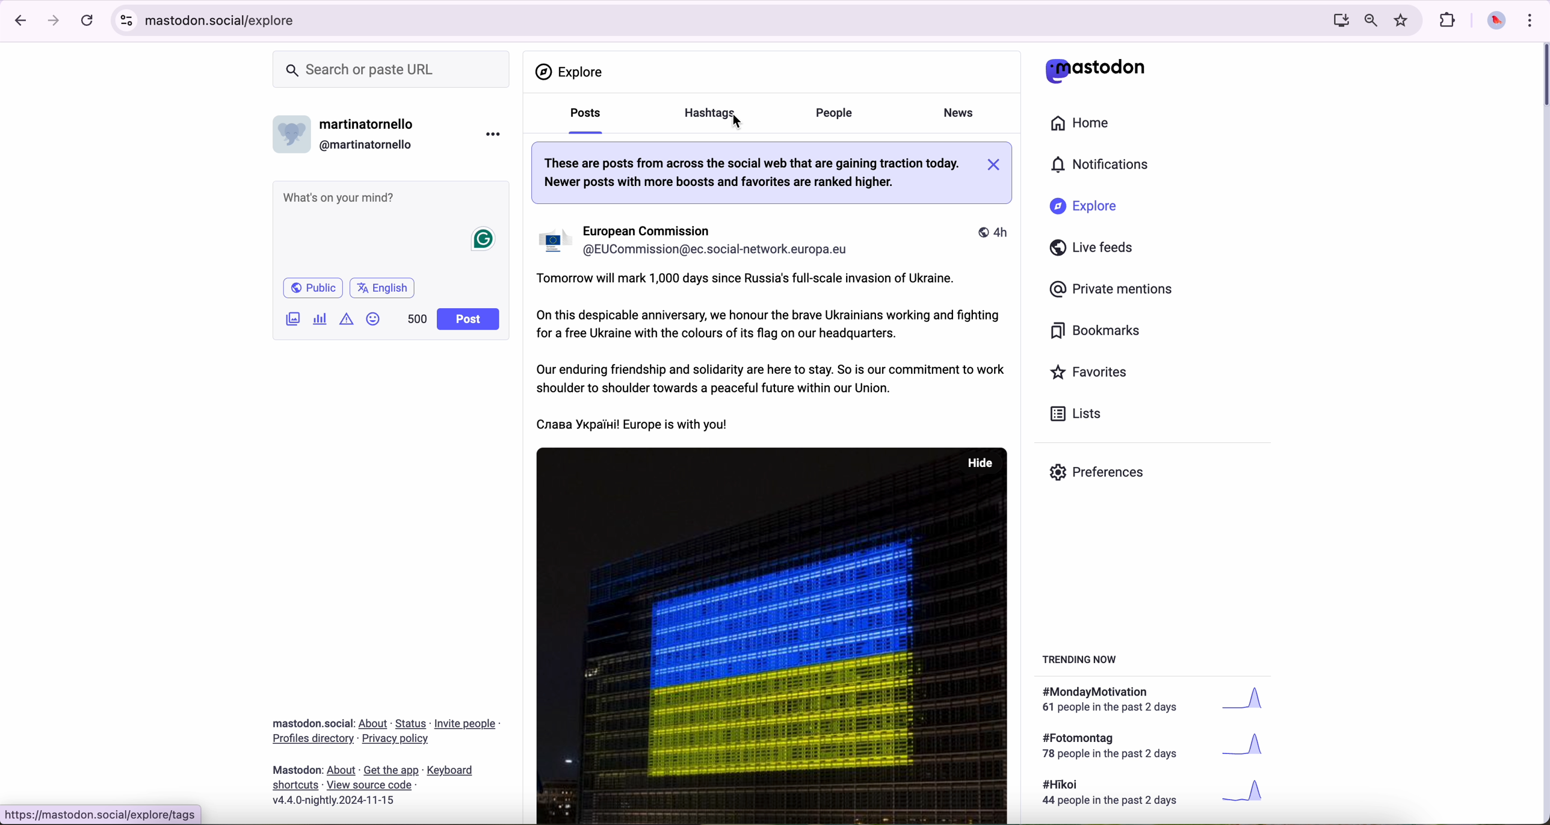 This screenshot has height=825, width=1550. Describe the element at coordinates (1091, 372) in the screenshot. I see `favorites` at that location.